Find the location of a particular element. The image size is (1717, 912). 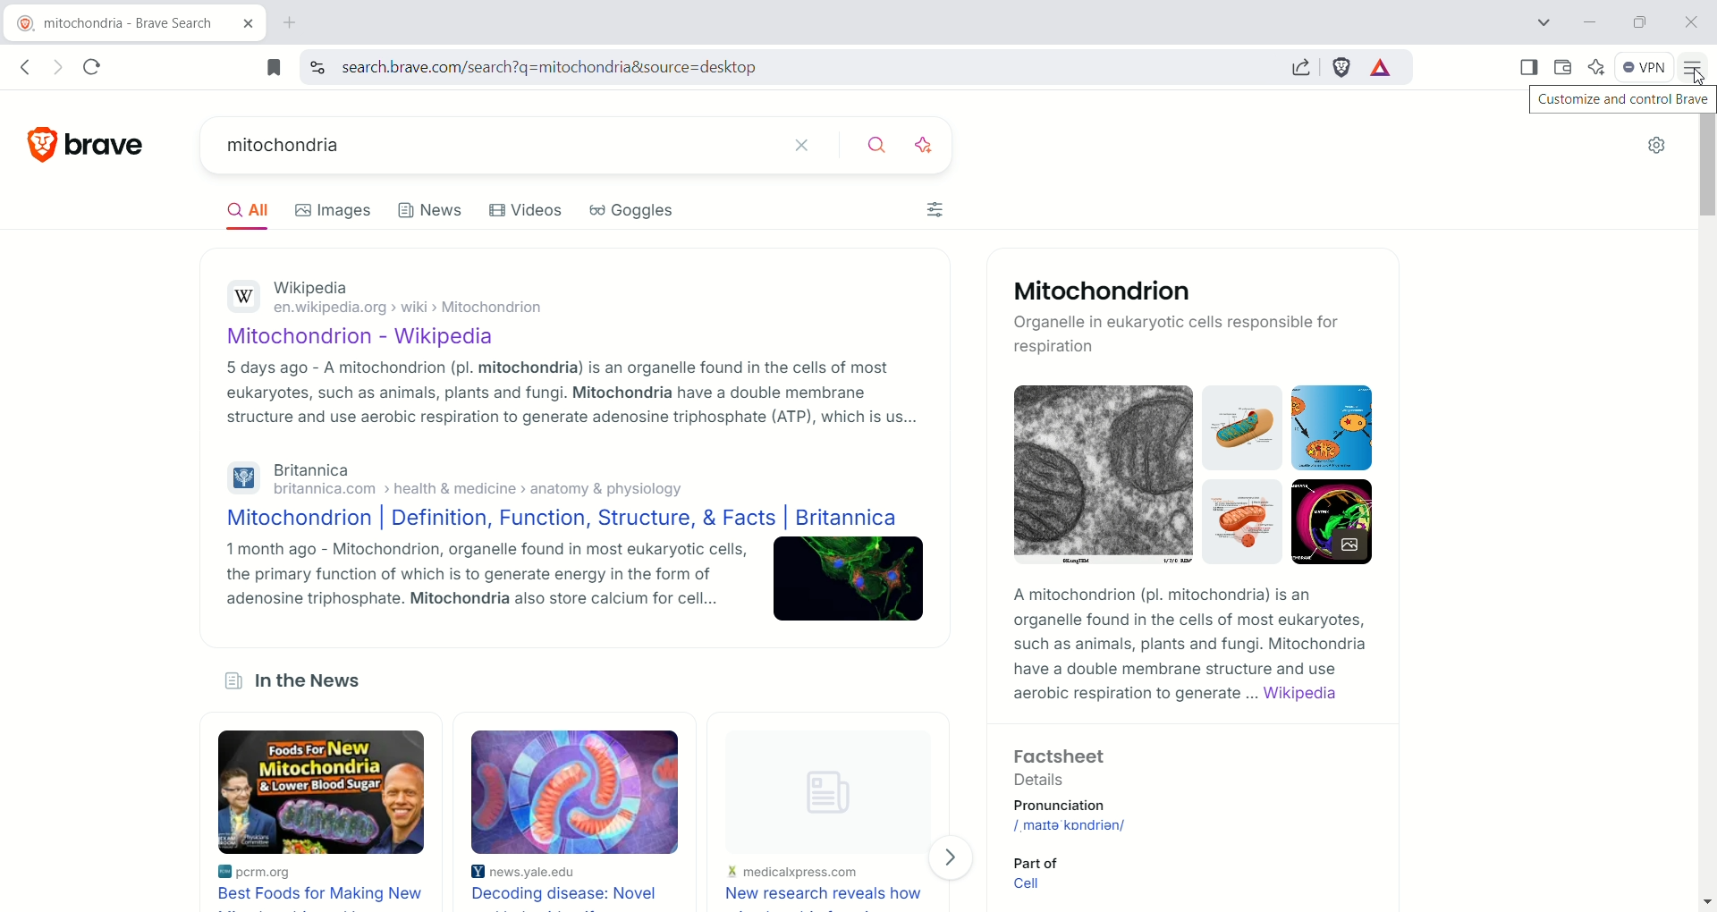

In the News is located at coordinates (295, 680).